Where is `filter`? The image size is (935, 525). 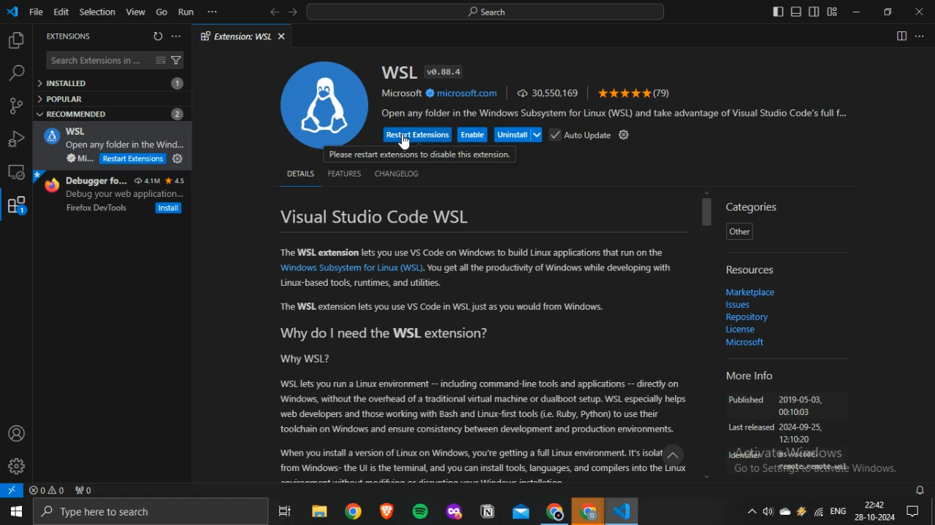 filter is located at coordinates (177, 61).